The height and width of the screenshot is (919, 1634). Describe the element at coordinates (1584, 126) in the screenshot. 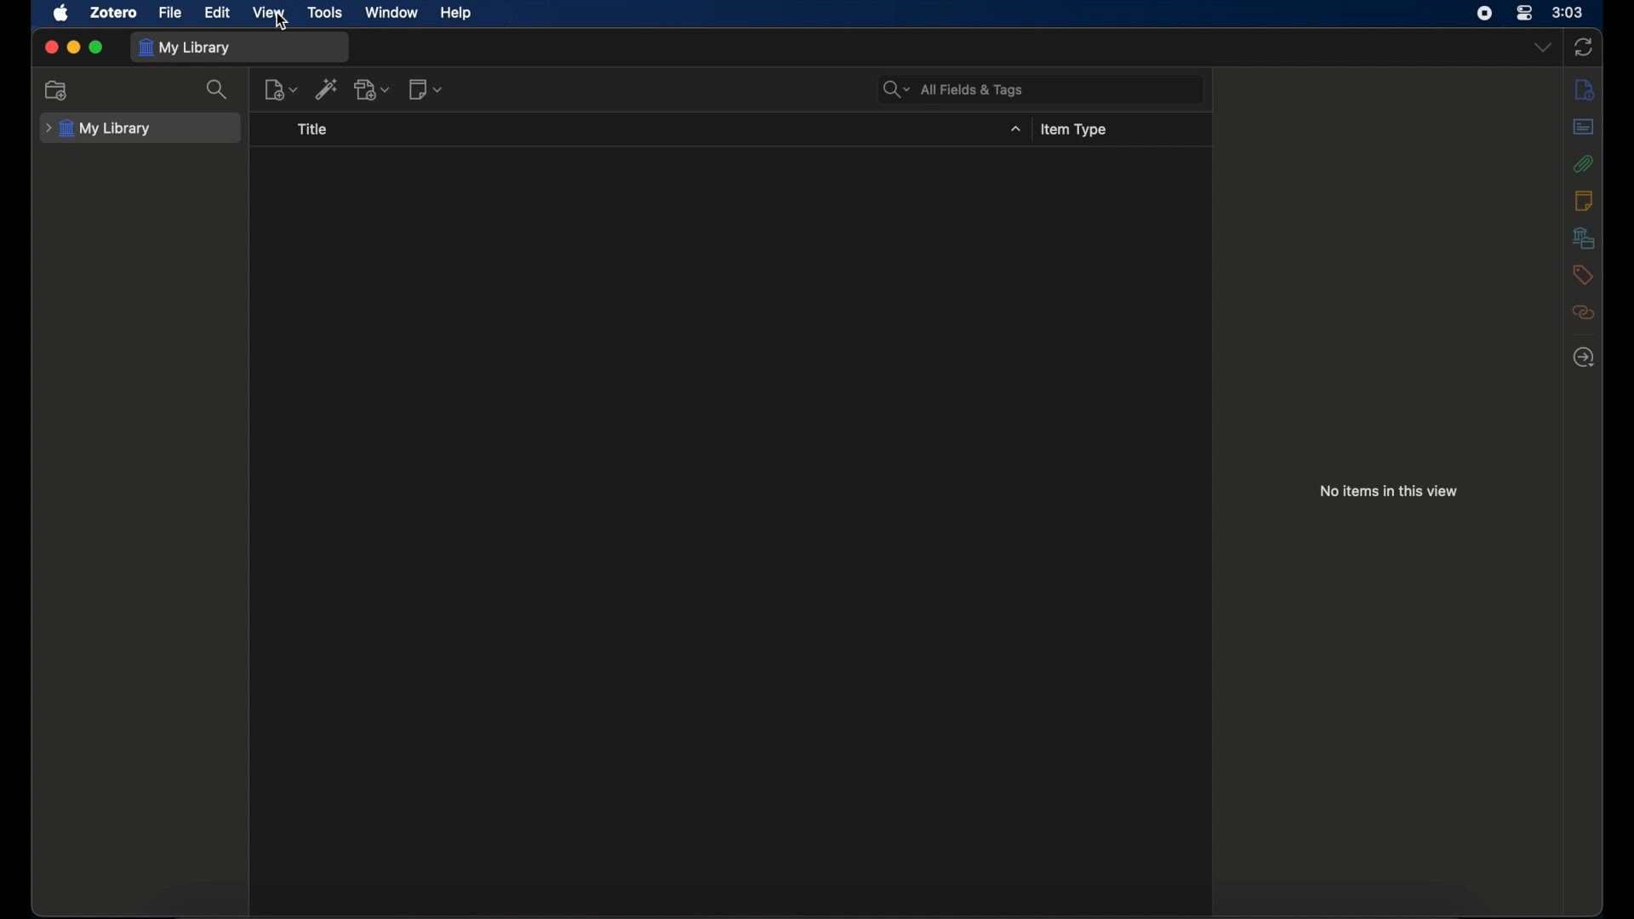

I see `abstract` at that location.